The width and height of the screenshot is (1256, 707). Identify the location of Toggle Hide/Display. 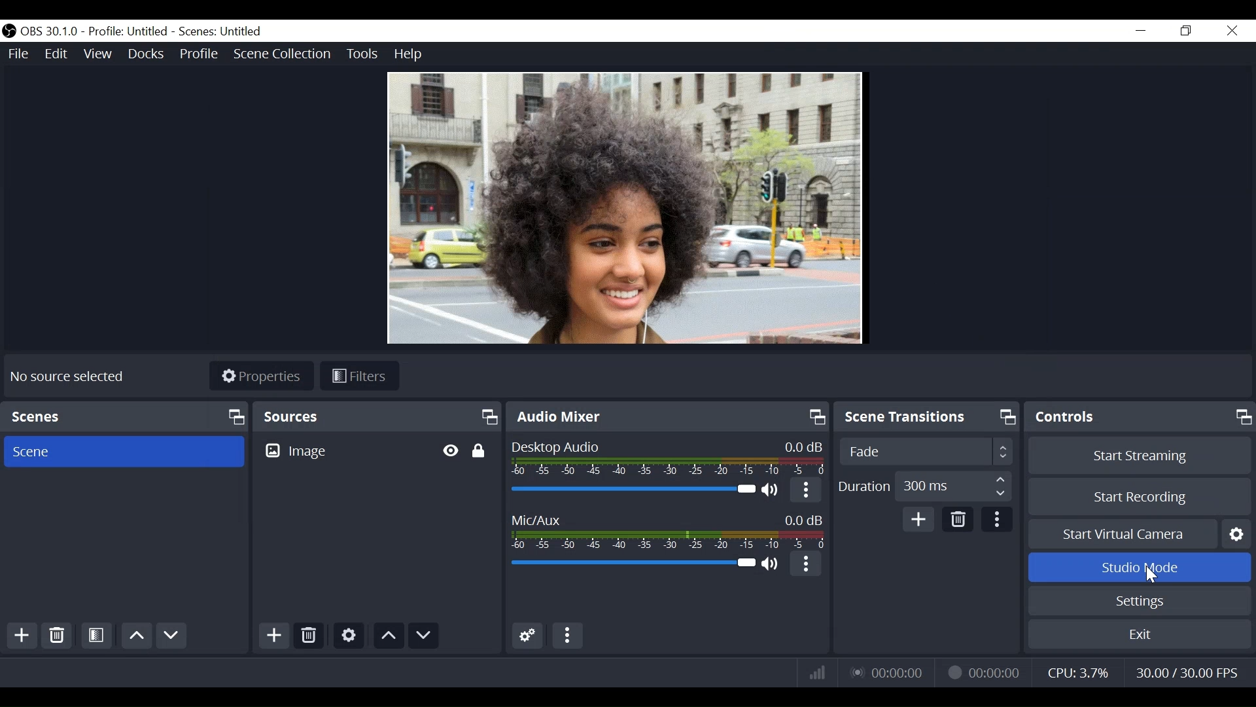
(450, 450).